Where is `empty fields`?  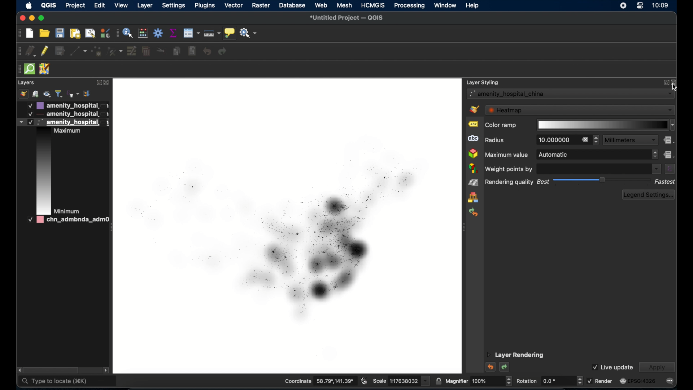
empty fields is located at coordinates (598, 168).